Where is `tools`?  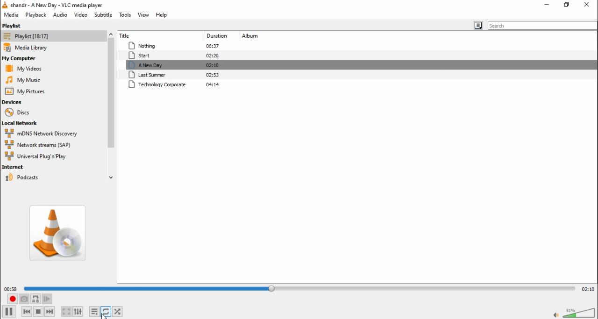 tools is located at coordinates (125, 14).